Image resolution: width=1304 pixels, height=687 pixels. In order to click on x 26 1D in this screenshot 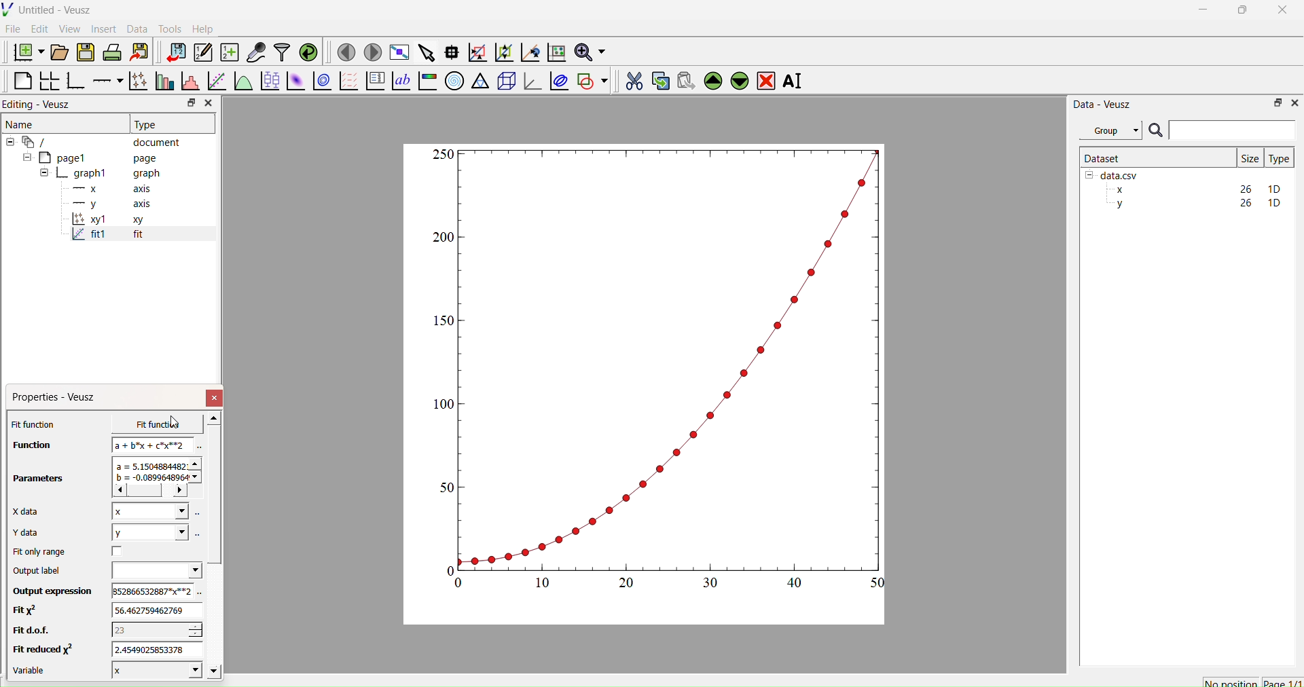, I will do `click(1195, 189)`.